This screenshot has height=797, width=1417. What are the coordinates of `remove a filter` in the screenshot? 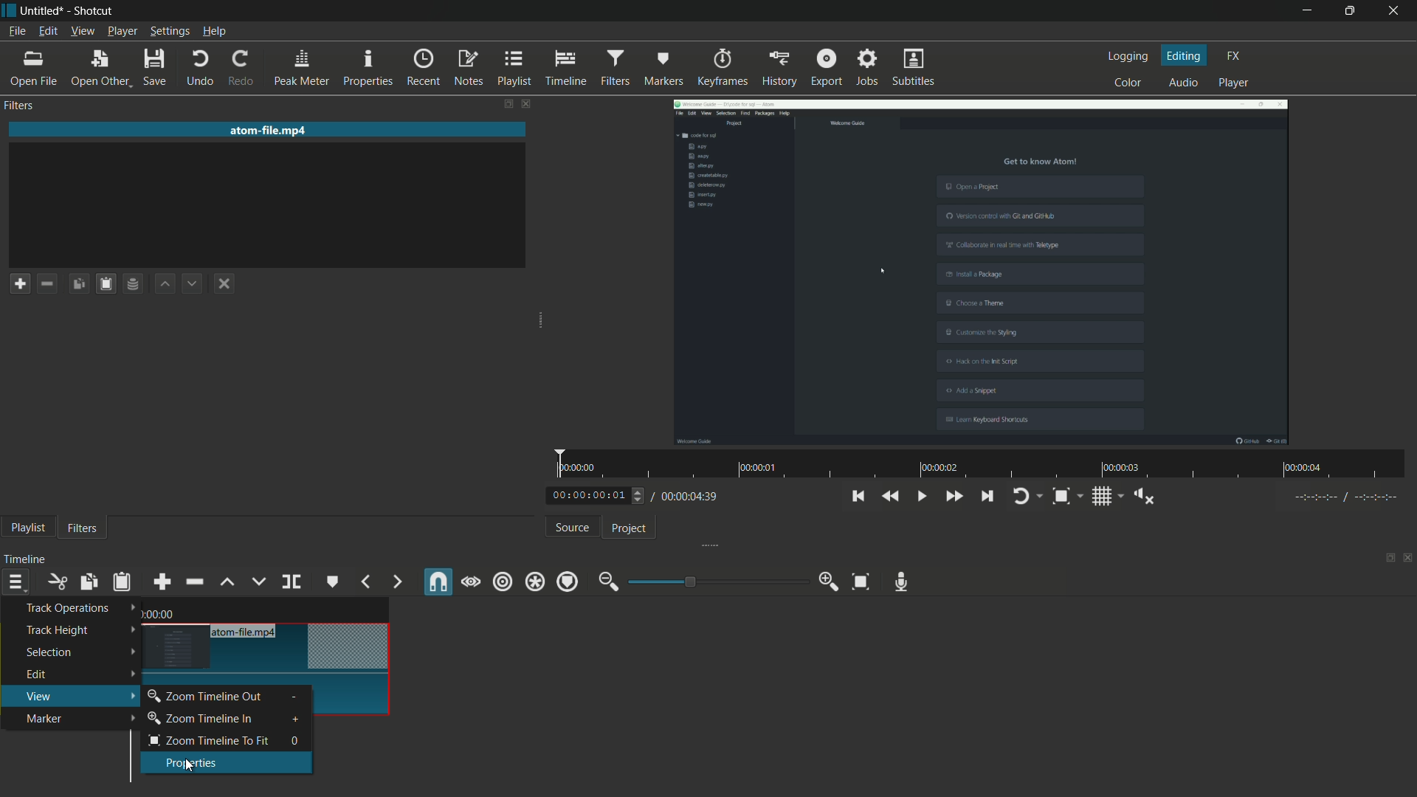 It's located at (48, 283).